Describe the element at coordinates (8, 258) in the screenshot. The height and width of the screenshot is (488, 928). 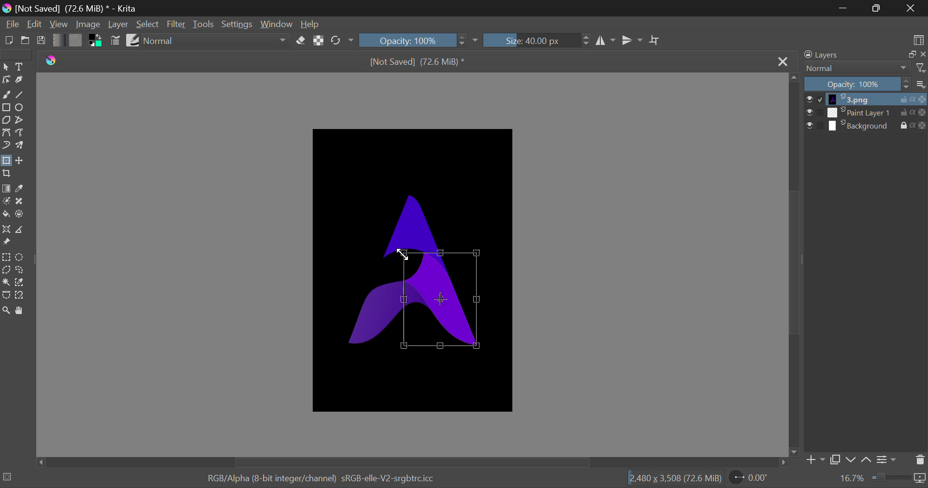
I see `Rectangle Selection` at that location.